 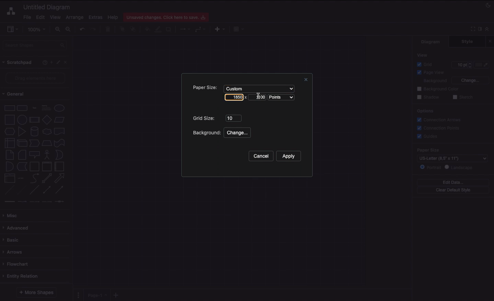 What do you see at coordinates (167, 16) in the screenshot?
I see `Unsaved changes` at bounding box center [167, 16].